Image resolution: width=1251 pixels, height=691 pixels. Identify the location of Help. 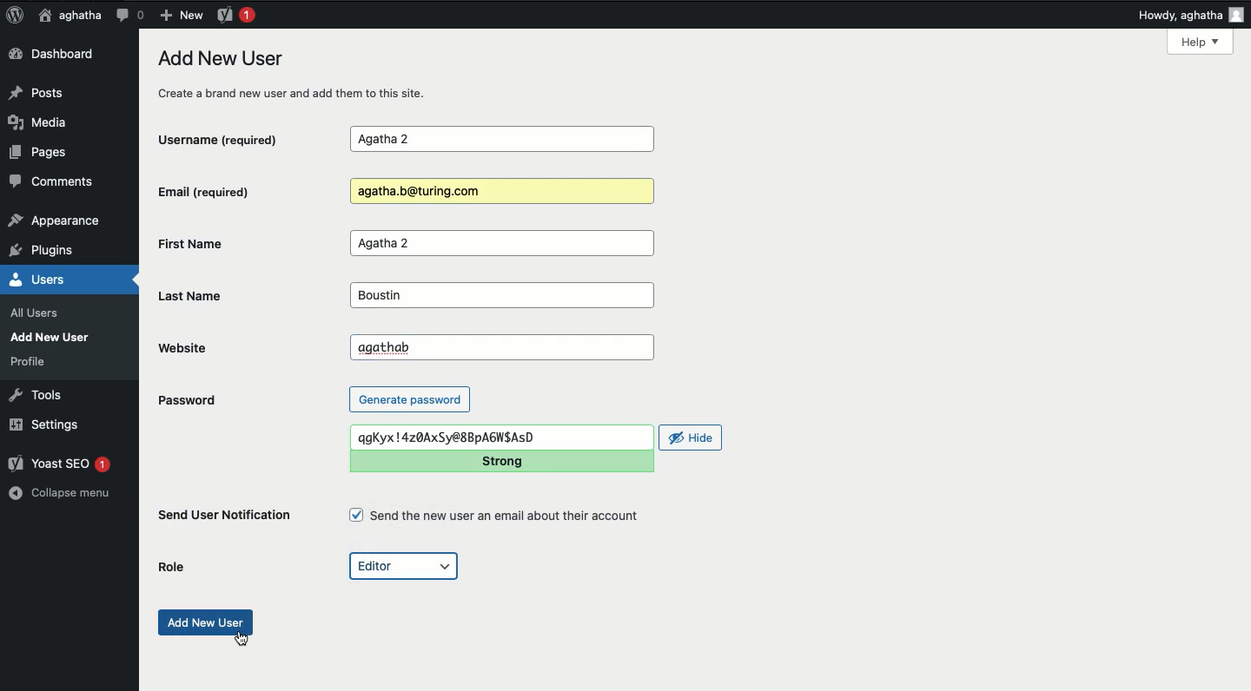
(1200, 42).